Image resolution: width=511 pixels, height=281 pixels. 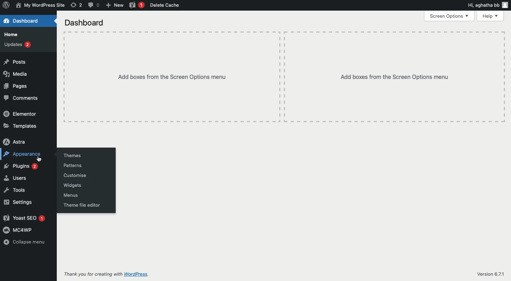 I want to click on Version 6.71, so click(x=490, y=274).